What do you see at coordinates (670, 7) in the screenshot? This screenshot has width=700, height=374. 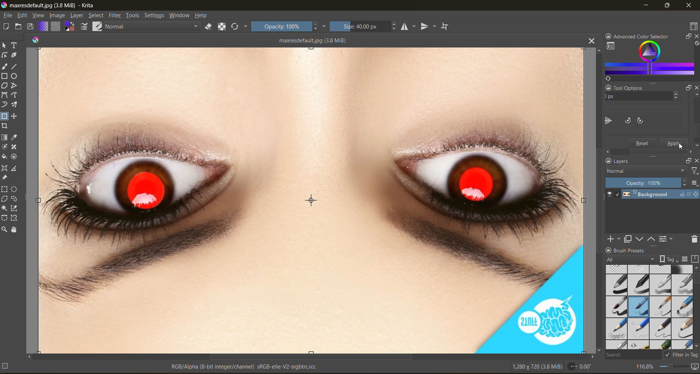 I see `maximize` at bounding box center [670, 7].